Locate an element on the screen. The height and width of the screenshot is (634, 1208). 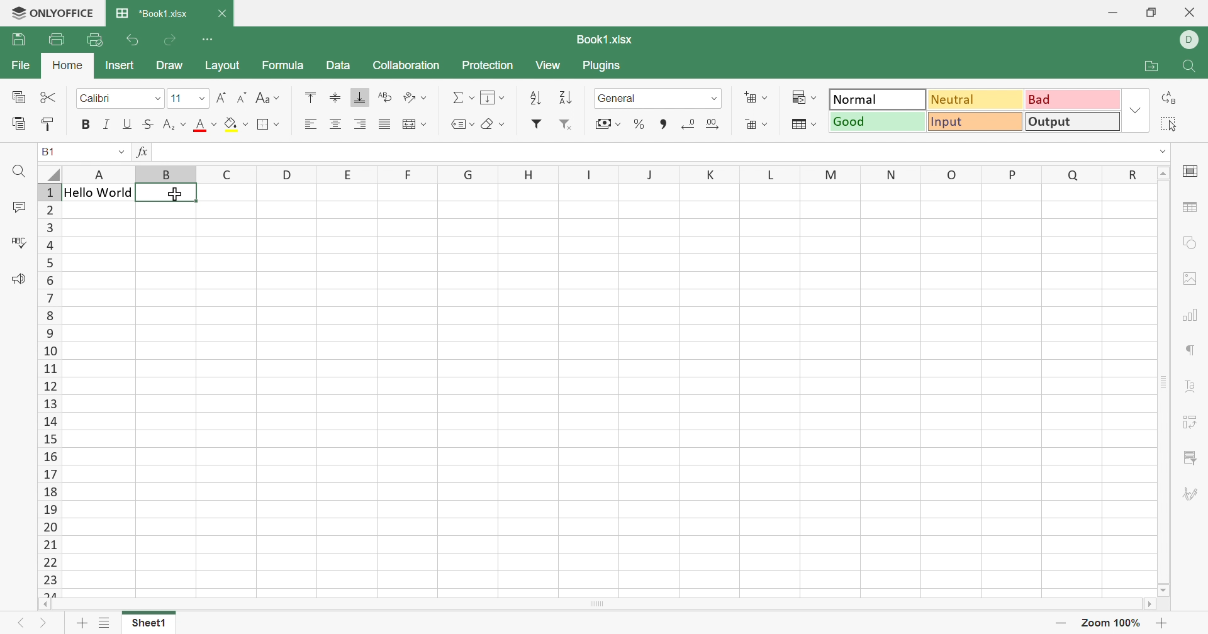
Drop down is located at coordinates (1137, 111).